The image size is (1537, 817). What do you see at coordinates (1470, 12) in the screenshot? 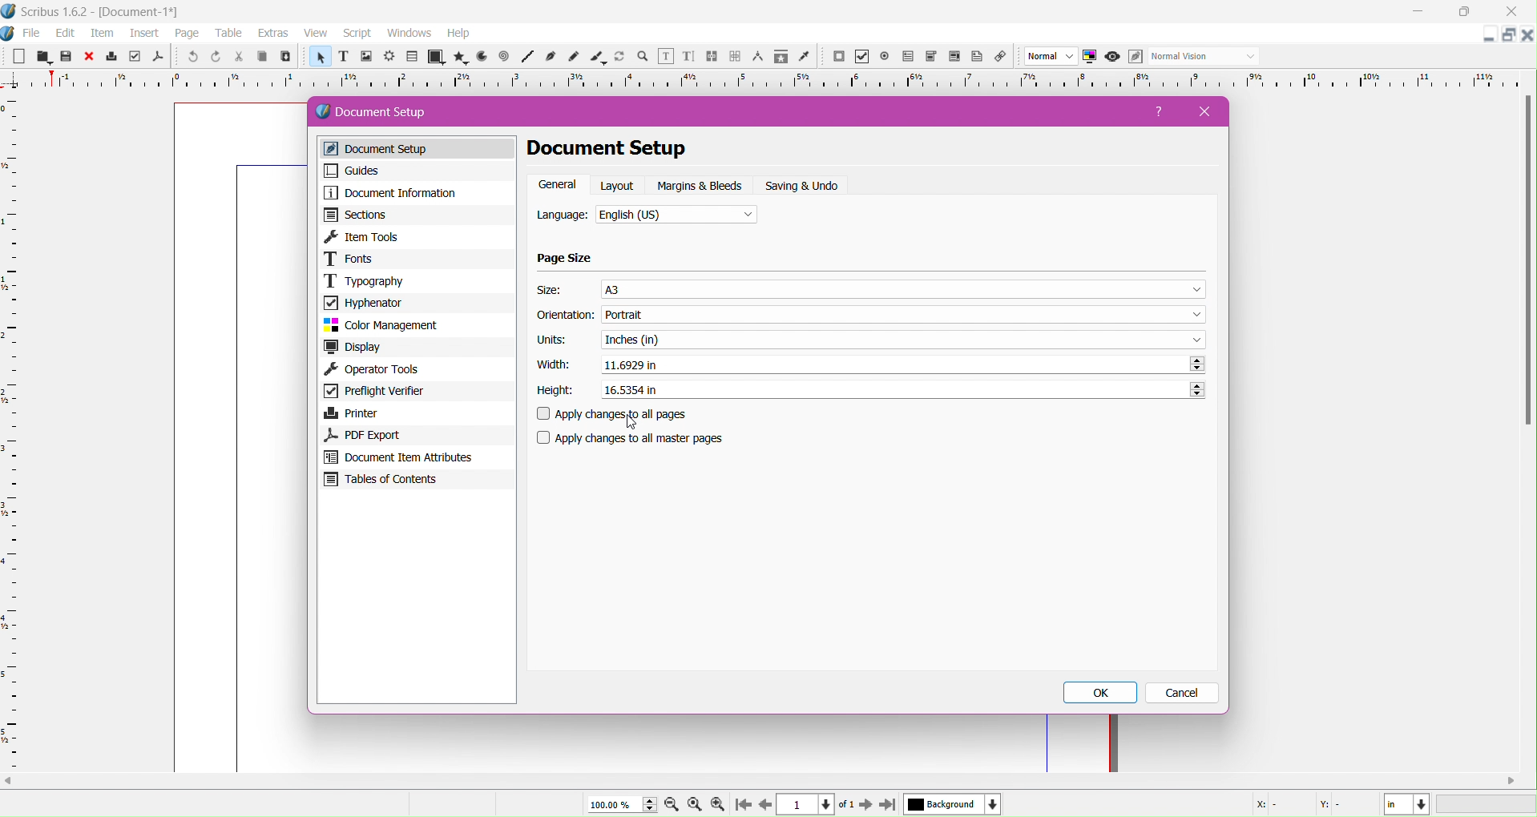
I see `maximize` at bounding box center [1470, 12].